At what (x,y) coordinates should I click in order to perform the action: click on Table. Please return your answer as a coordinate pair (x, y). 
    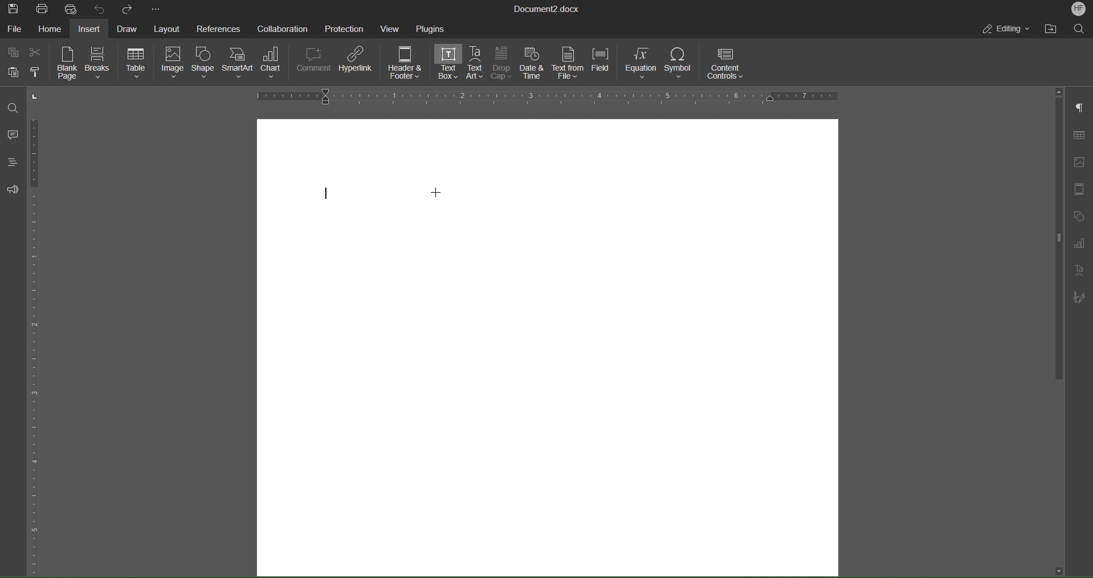
    Looking at the image, I should click on (1078, 136).